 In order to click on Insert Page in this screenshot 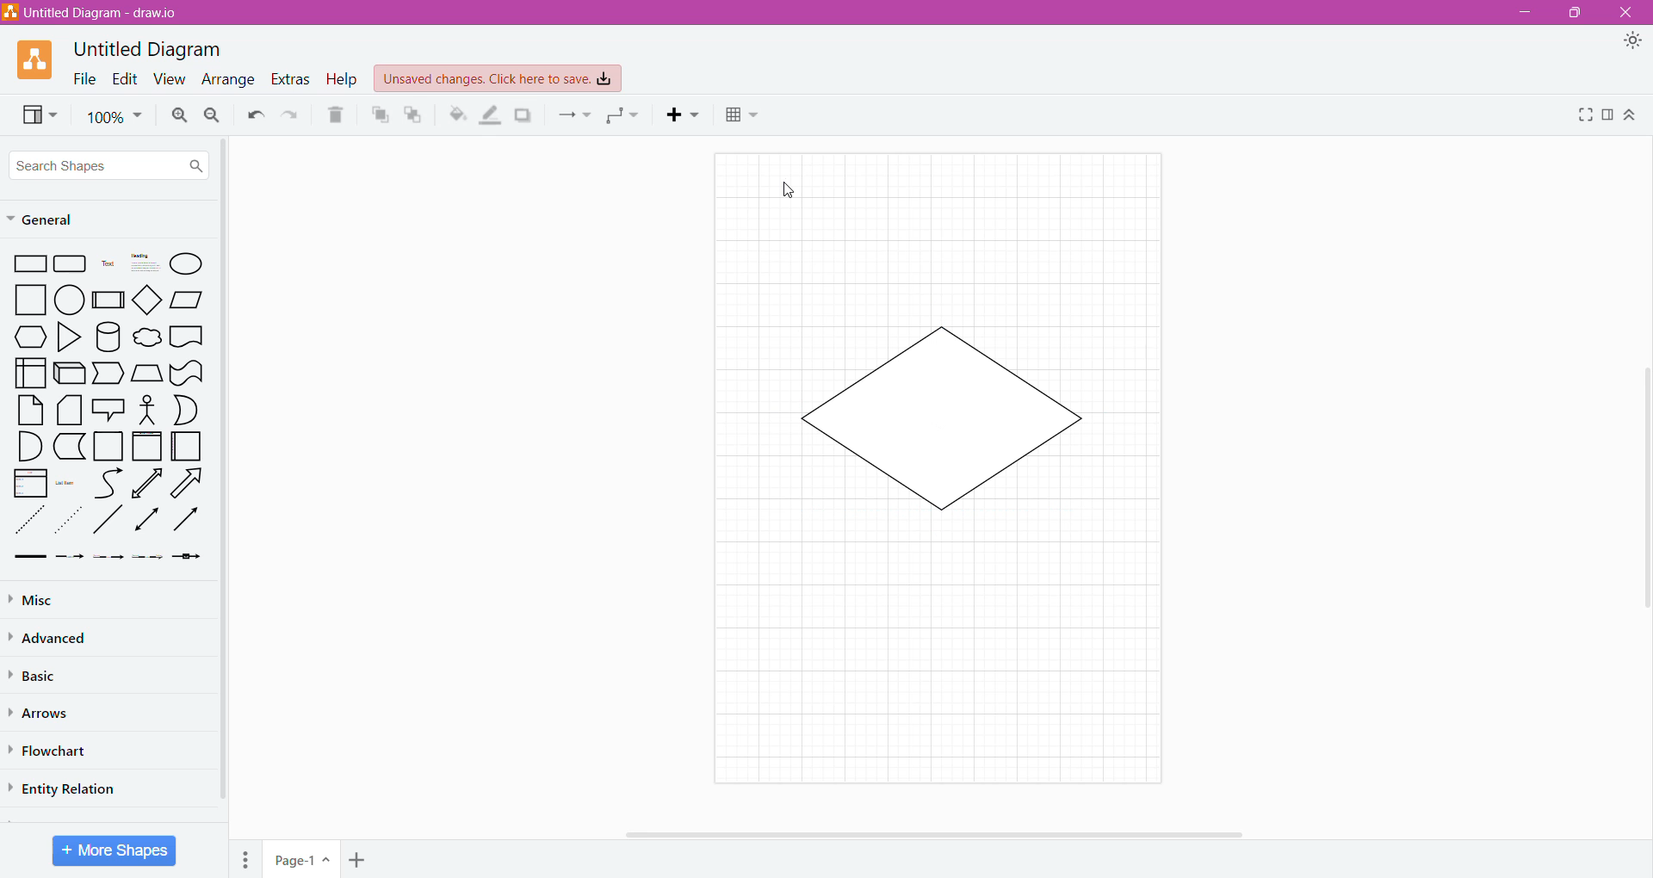, I will do `click(359, 858)`.